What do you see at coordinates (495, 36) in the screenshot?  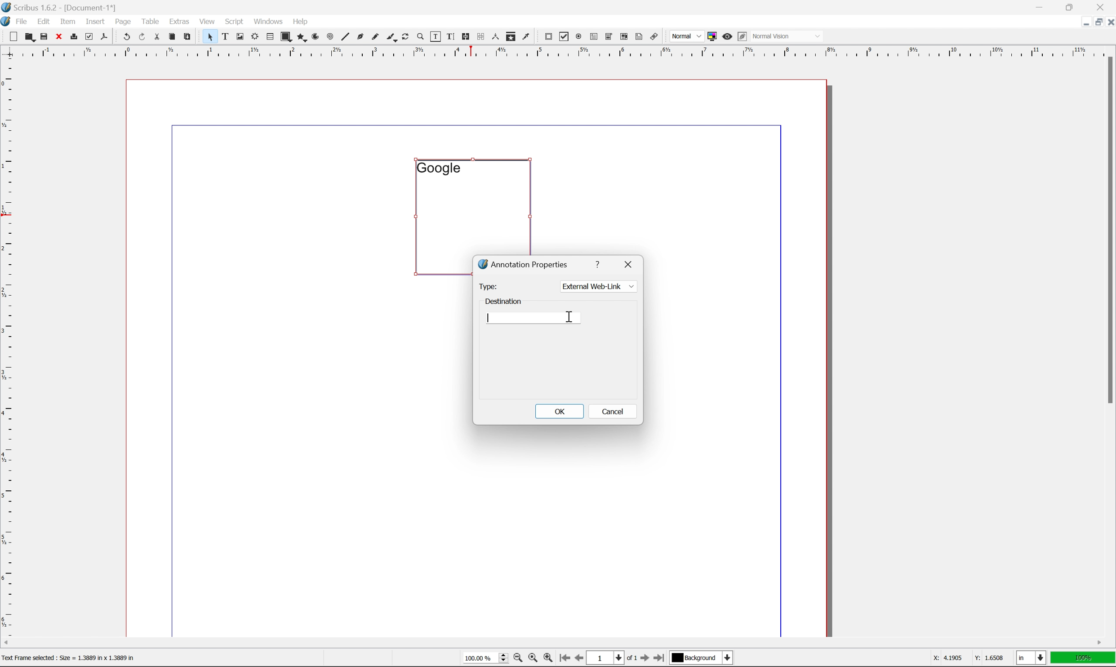 I see `measurements` at bounding box center [495, 36].